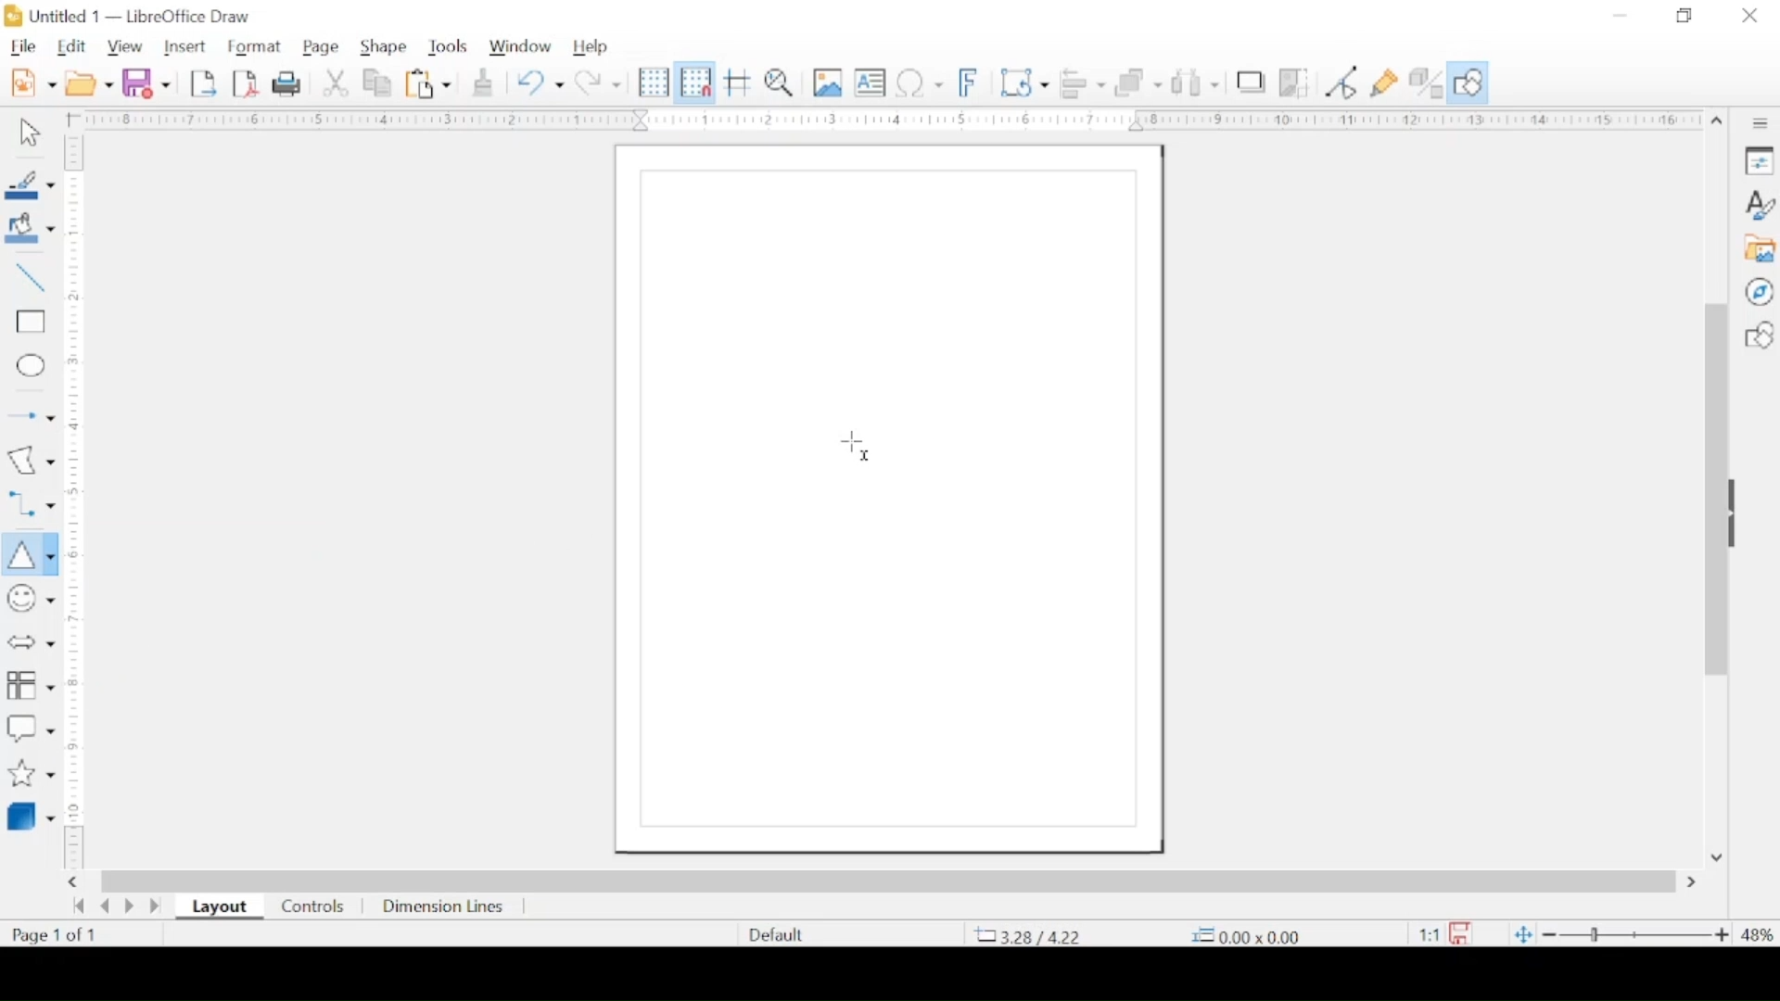 Image resolution: width=1780 pixels, height=1001 pixels. Describe the element at coordinates (79, 906) in the screenshot. I see `go back` at that location.